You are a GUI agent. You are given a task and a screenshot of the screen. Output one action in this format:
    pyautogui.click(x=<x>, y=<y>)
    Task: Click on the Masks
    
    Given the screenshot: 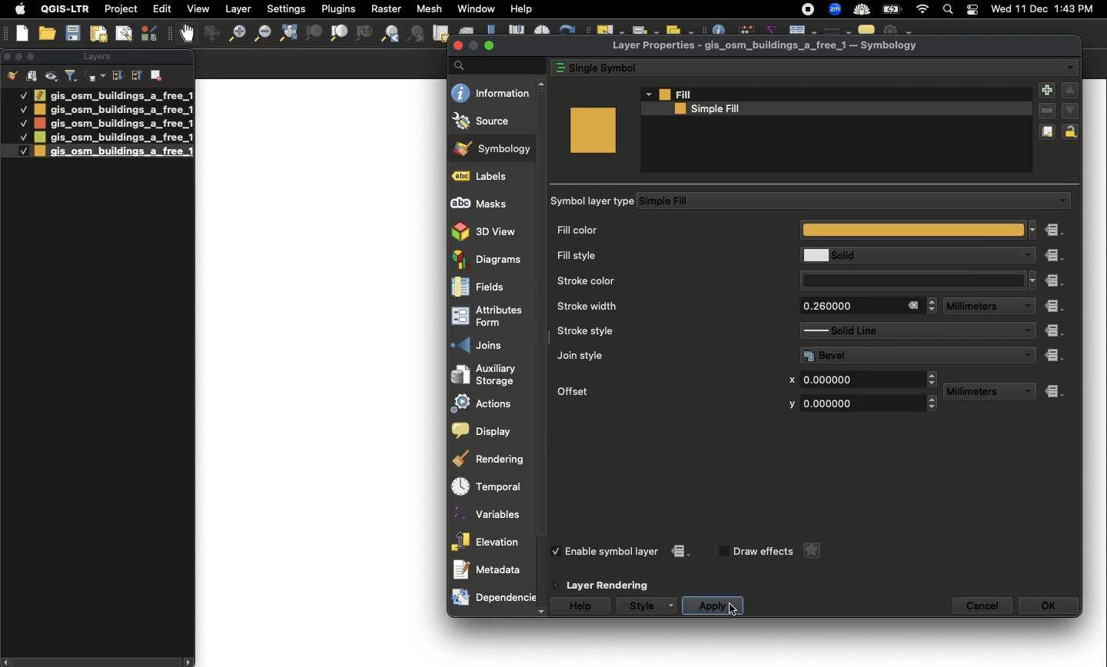 What is the action you would take?
    pyautogui.click(x=490, y=203)
    